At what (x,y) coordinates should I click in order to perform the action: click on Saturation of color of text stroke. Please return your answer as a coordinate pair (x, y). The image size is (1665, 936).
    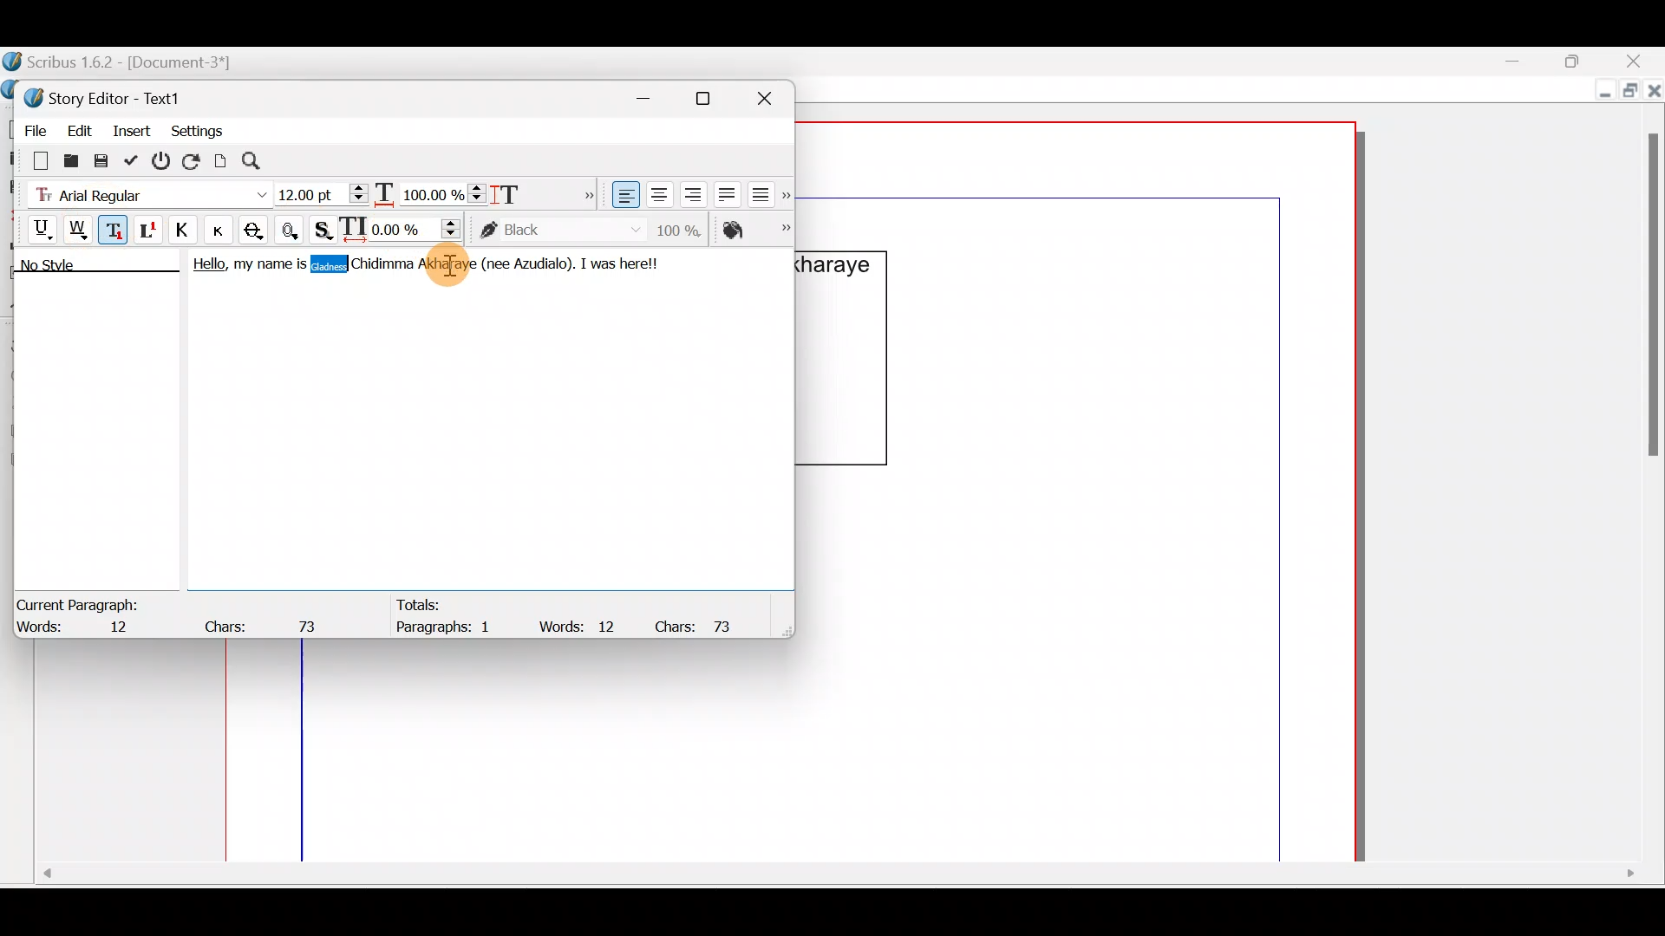
    Looking at the image, I should click on (685, 227).